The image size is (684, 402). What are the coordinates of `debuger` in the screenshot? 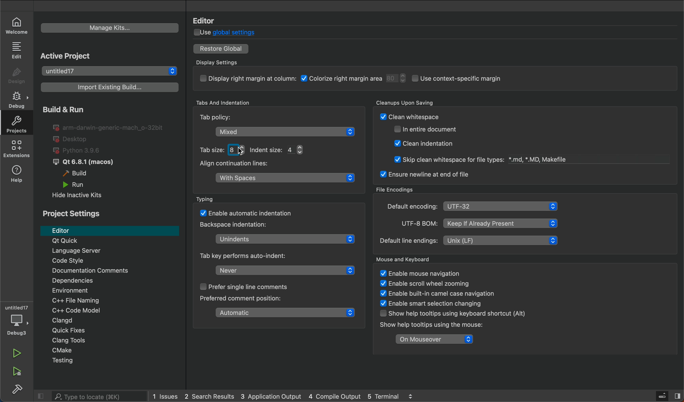 It's located at (17, 322).